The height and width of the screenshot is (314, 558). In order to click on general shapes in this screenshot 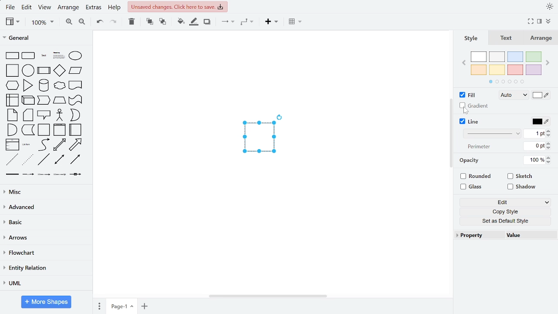, I will do `click(75, 115)`.